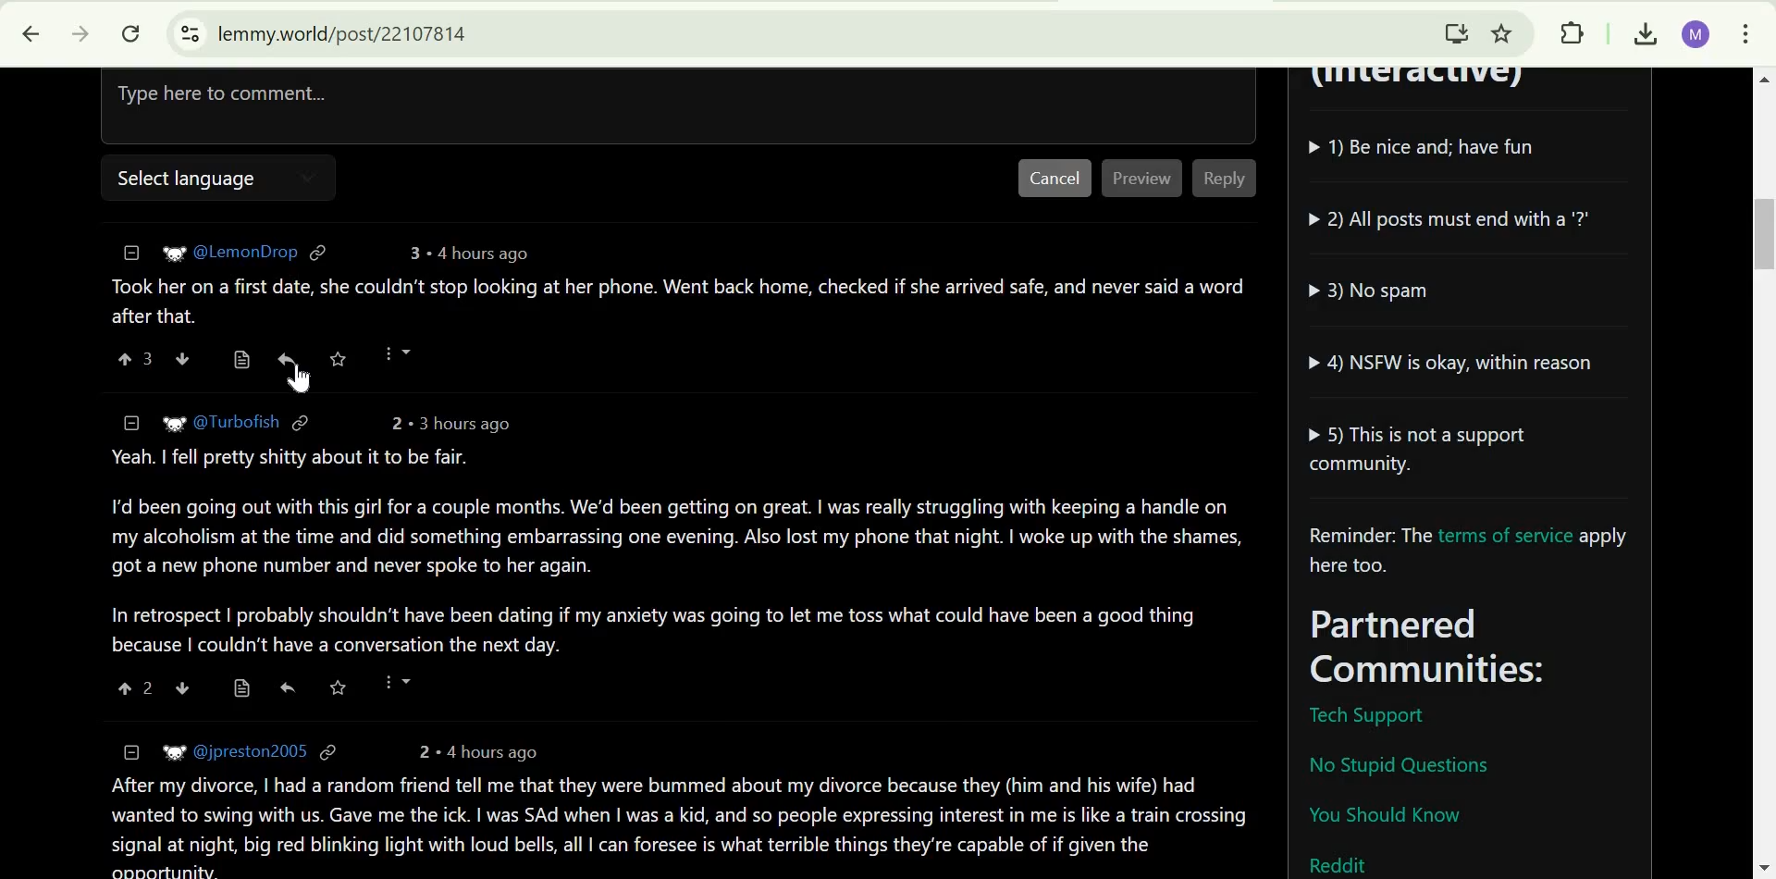  Describe the element at coordinates (302, 379) in the screenshot. I see `cursor` at that location.